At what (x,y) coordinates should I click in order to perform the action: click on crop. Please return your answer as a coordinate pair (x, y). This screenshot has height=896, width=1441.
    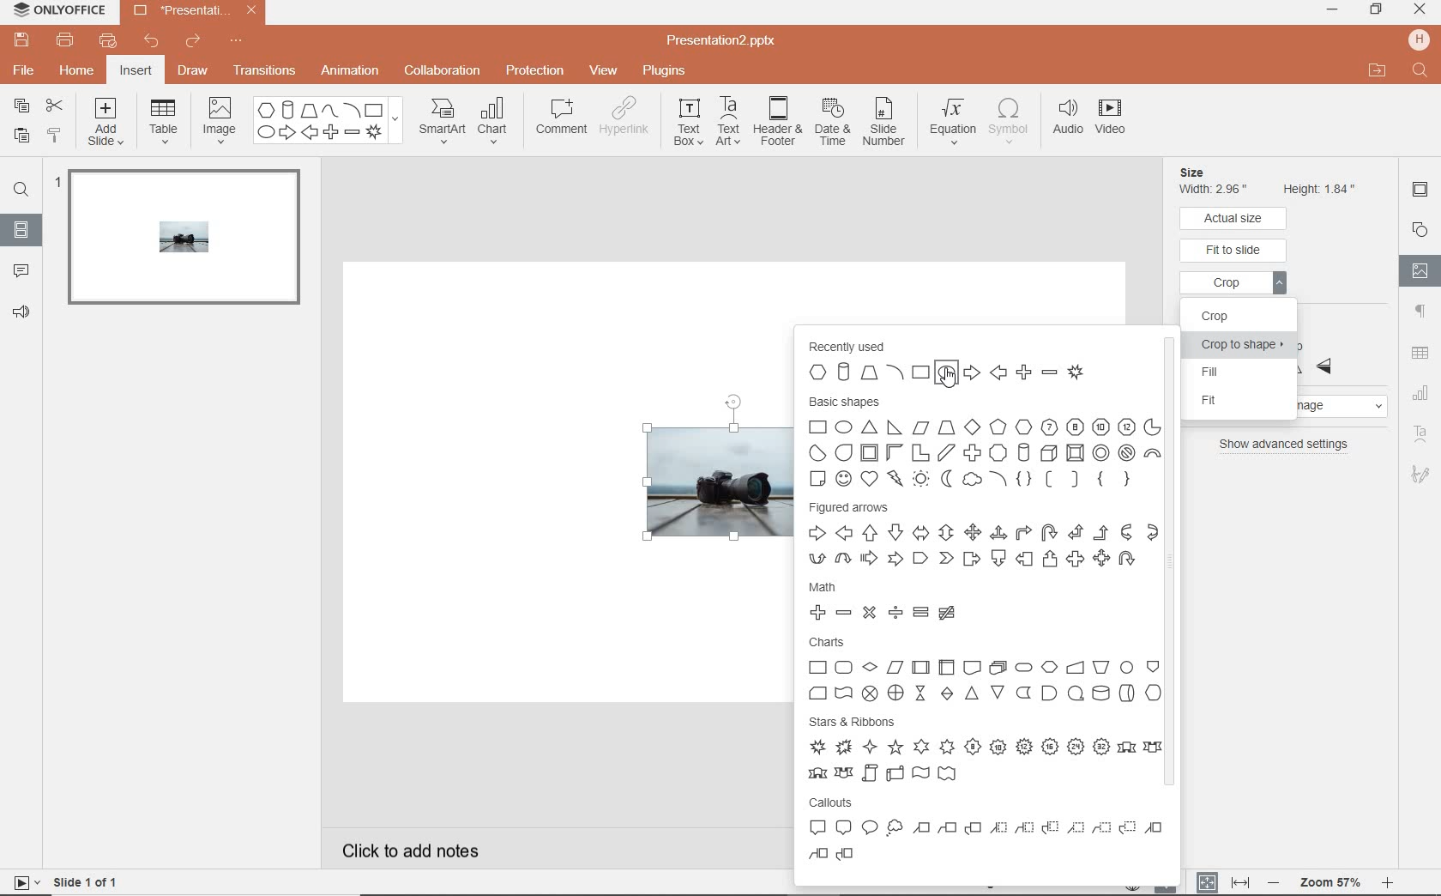
    Looking at the image, I should click on (1232, 315).